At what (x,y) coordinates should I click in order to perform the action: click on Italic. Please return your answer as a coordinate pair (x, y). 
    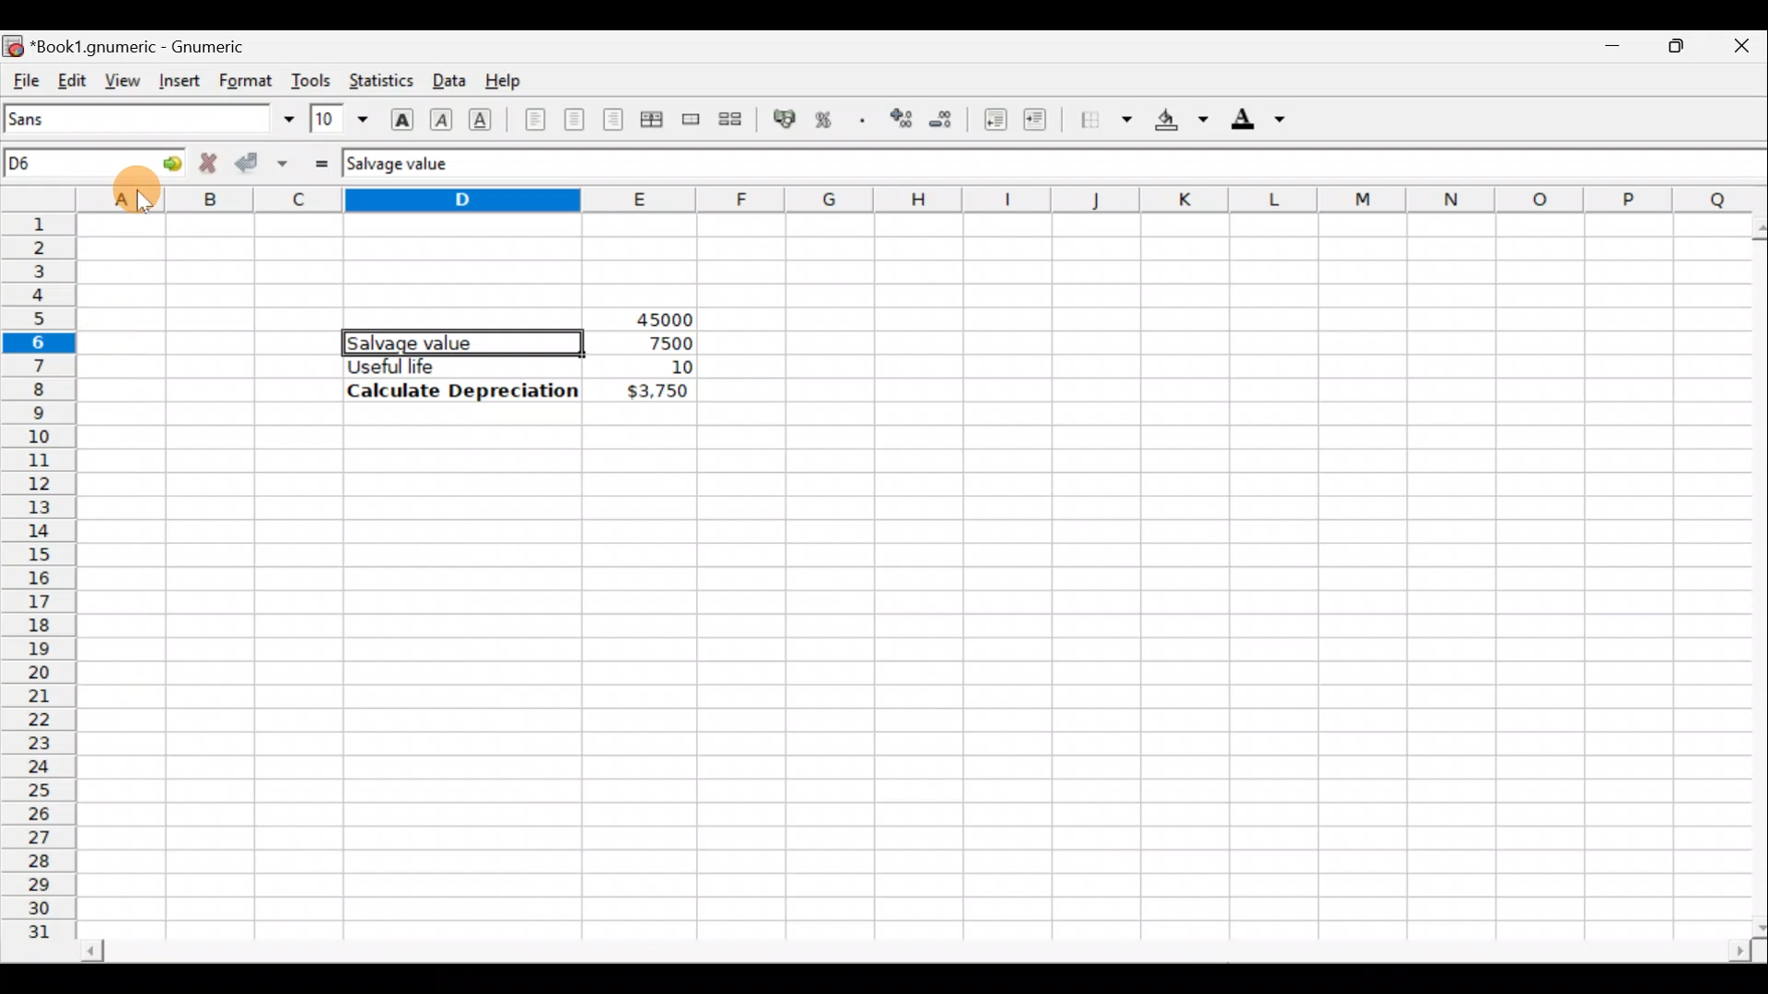
    Looking at the image, I should click on (444, 117).